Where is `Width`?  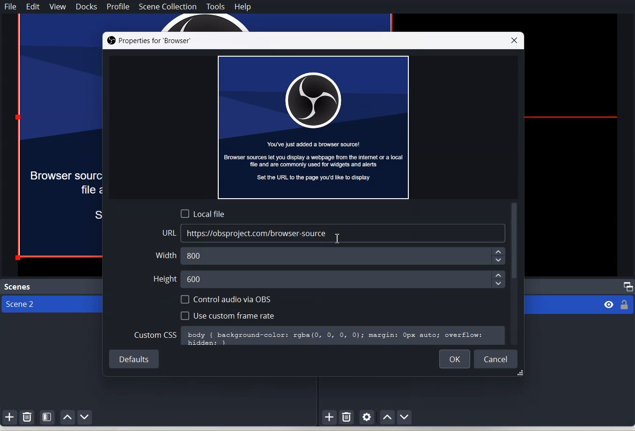
Width is located at coordinates (163, 256).